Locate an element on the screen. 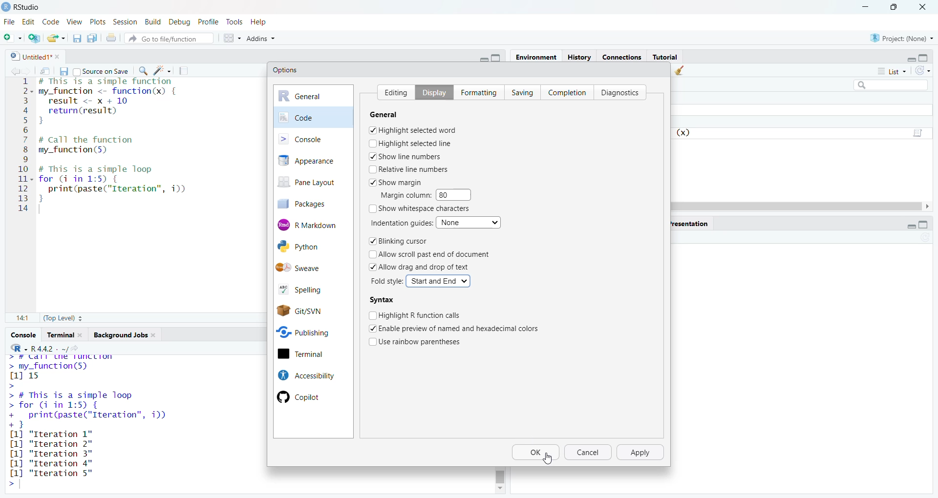  R 4.4.2 . ~/ is located at coordinates (50, 348).